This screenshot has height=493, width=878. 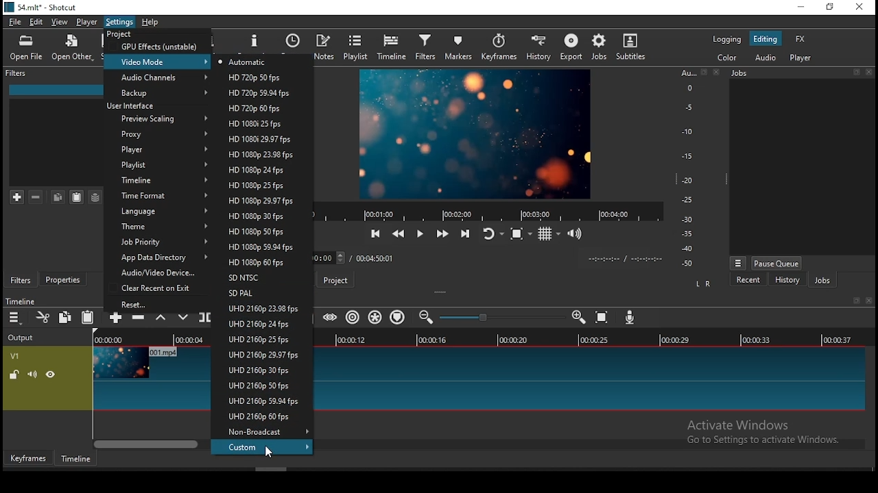 I want to click on resolution option, so click(x=262, y=263).